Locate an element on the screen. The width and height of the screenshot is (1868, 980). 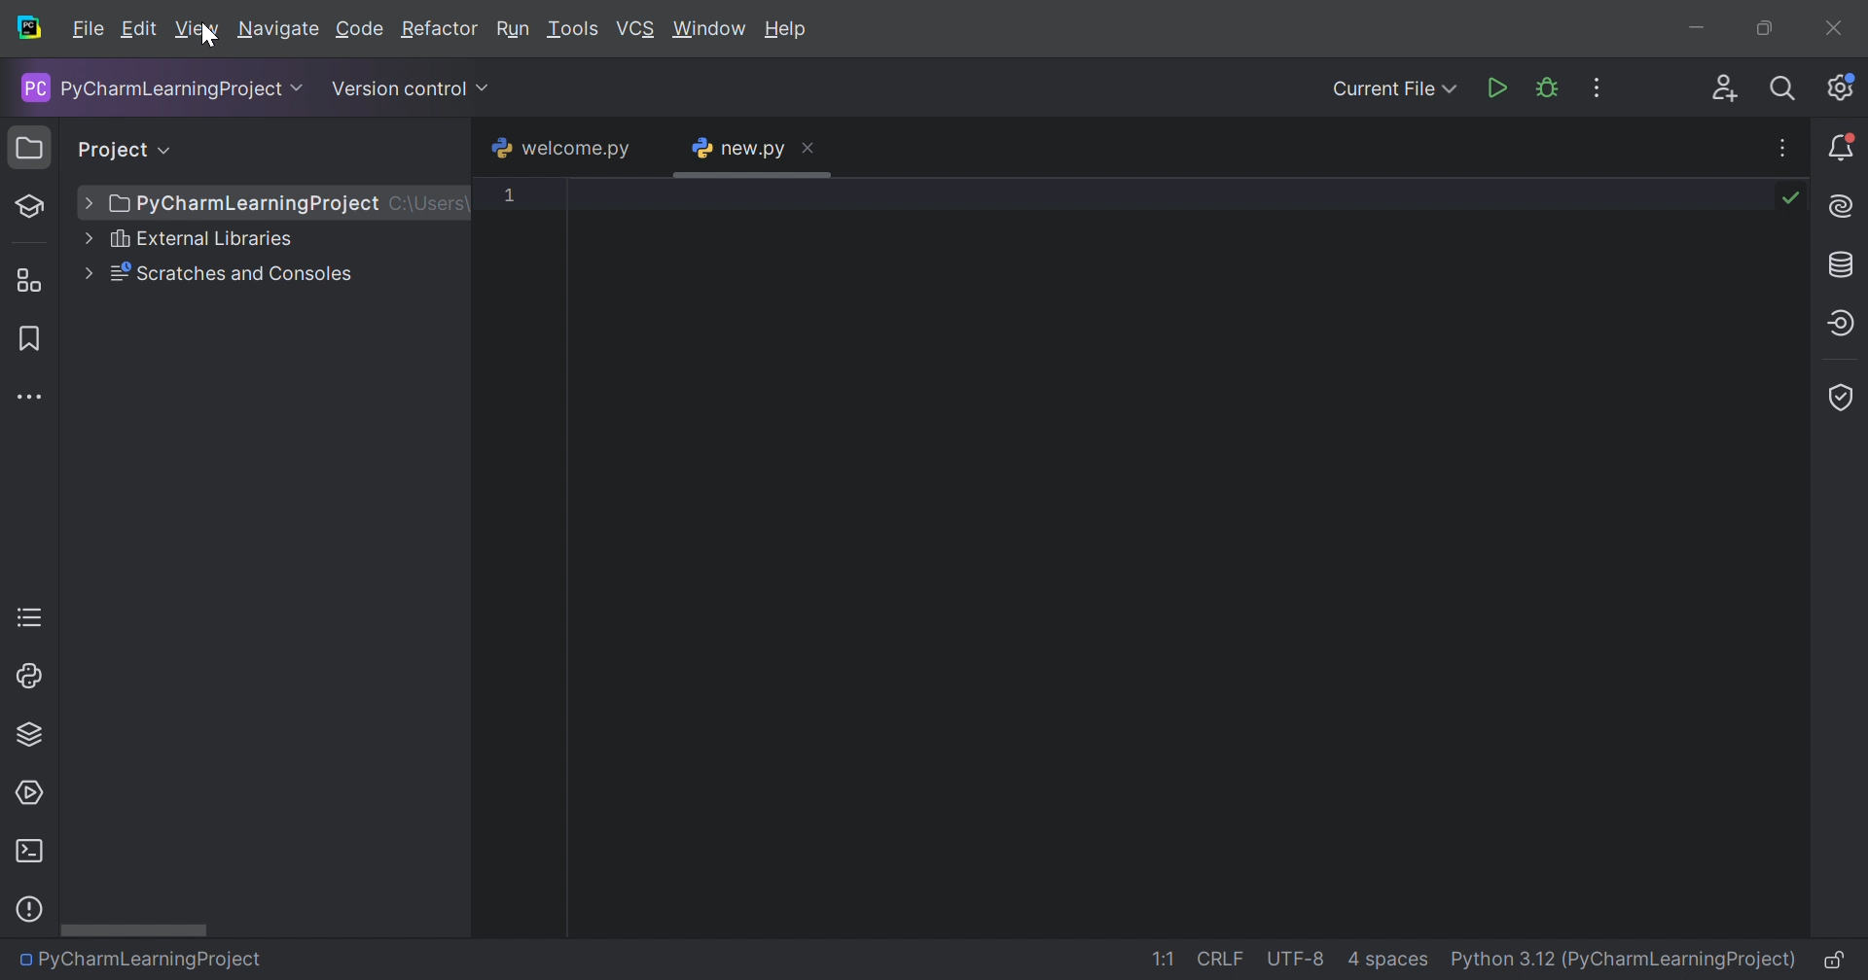
C:/Users is located at coordinates (431, 204).